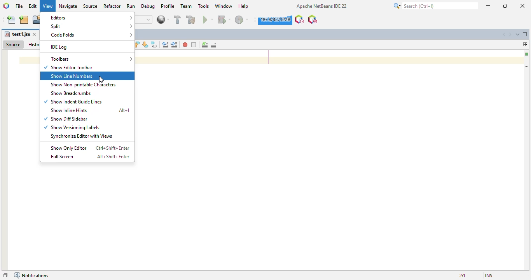 The image size is (531, 280). Describe the element at coordinates (435, 6) in the screenshot. I see `search` at that location.